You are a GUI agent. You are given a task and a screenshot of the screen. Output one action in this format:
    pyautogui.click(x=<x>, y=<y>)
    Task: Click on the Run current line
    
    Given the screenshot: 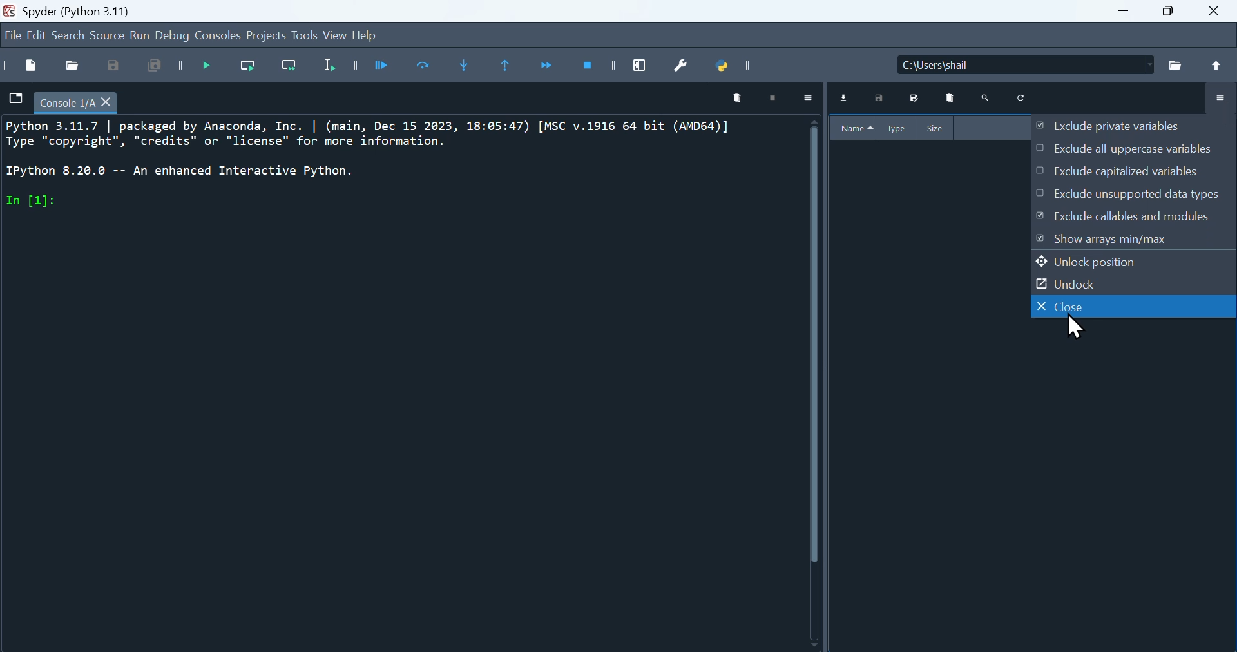 What is the action you would take?
    pyautogui.click(x=254, y=70)
    